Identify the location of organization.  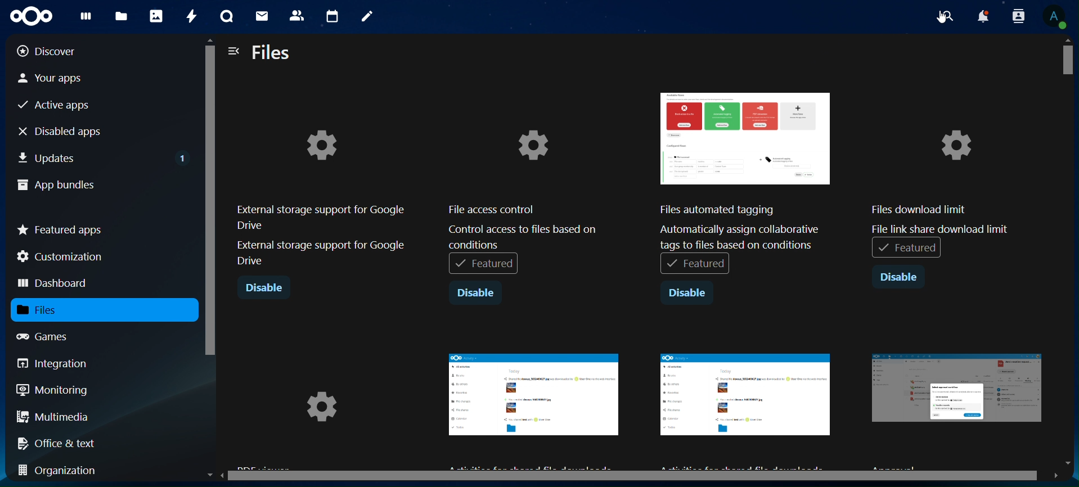
(62, 471).